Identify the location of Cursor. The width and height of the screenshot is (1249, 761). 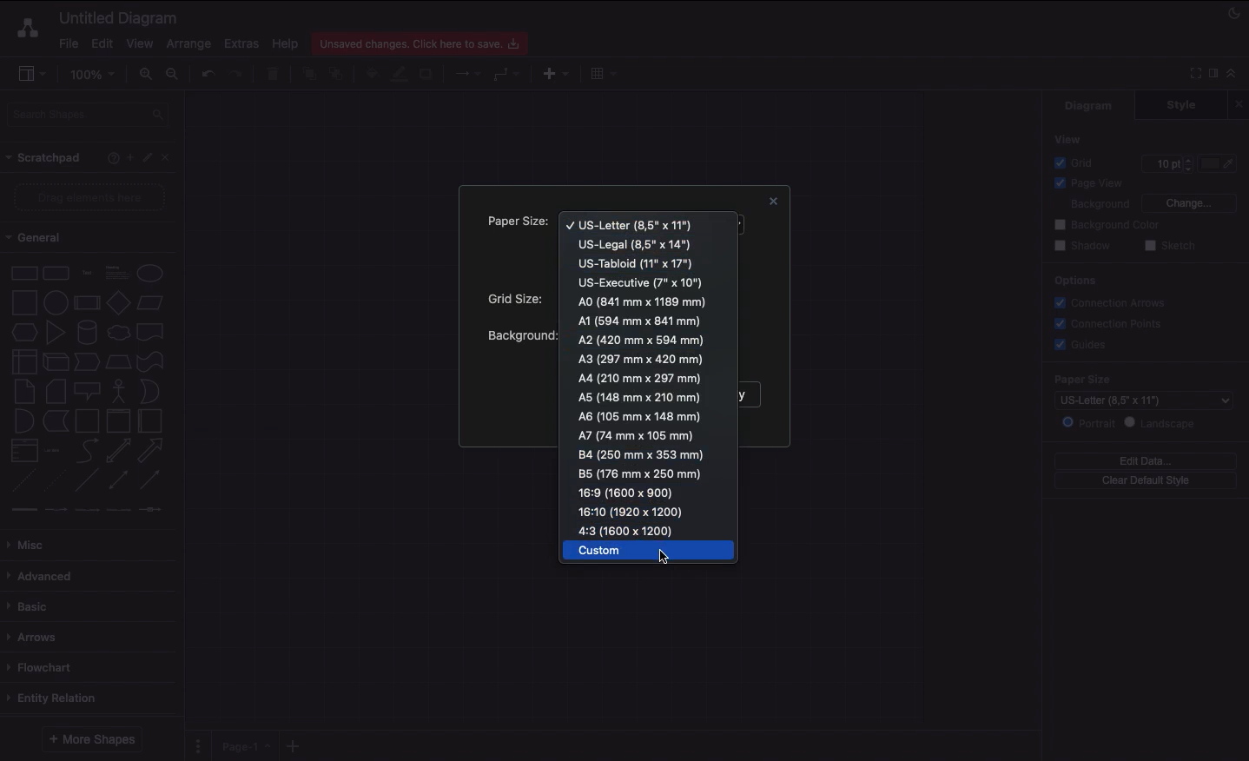
(663, 557).